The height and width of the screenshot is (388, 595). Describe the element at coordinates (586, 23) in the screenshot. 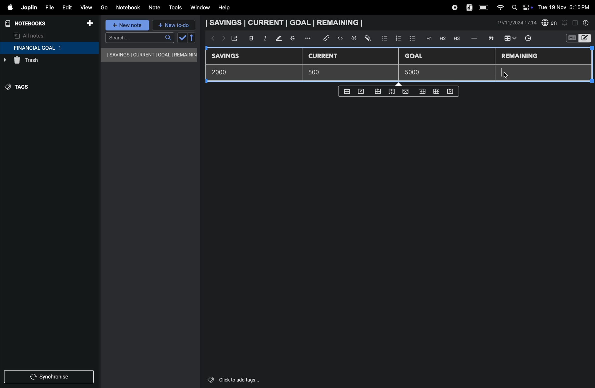

I see `info` at that location.